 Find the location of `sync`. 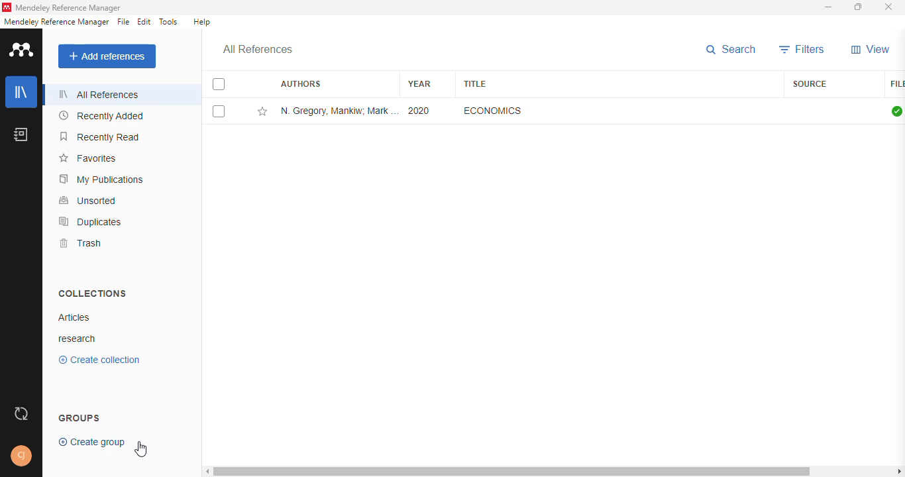

sync is located at coordinates (22, 414).